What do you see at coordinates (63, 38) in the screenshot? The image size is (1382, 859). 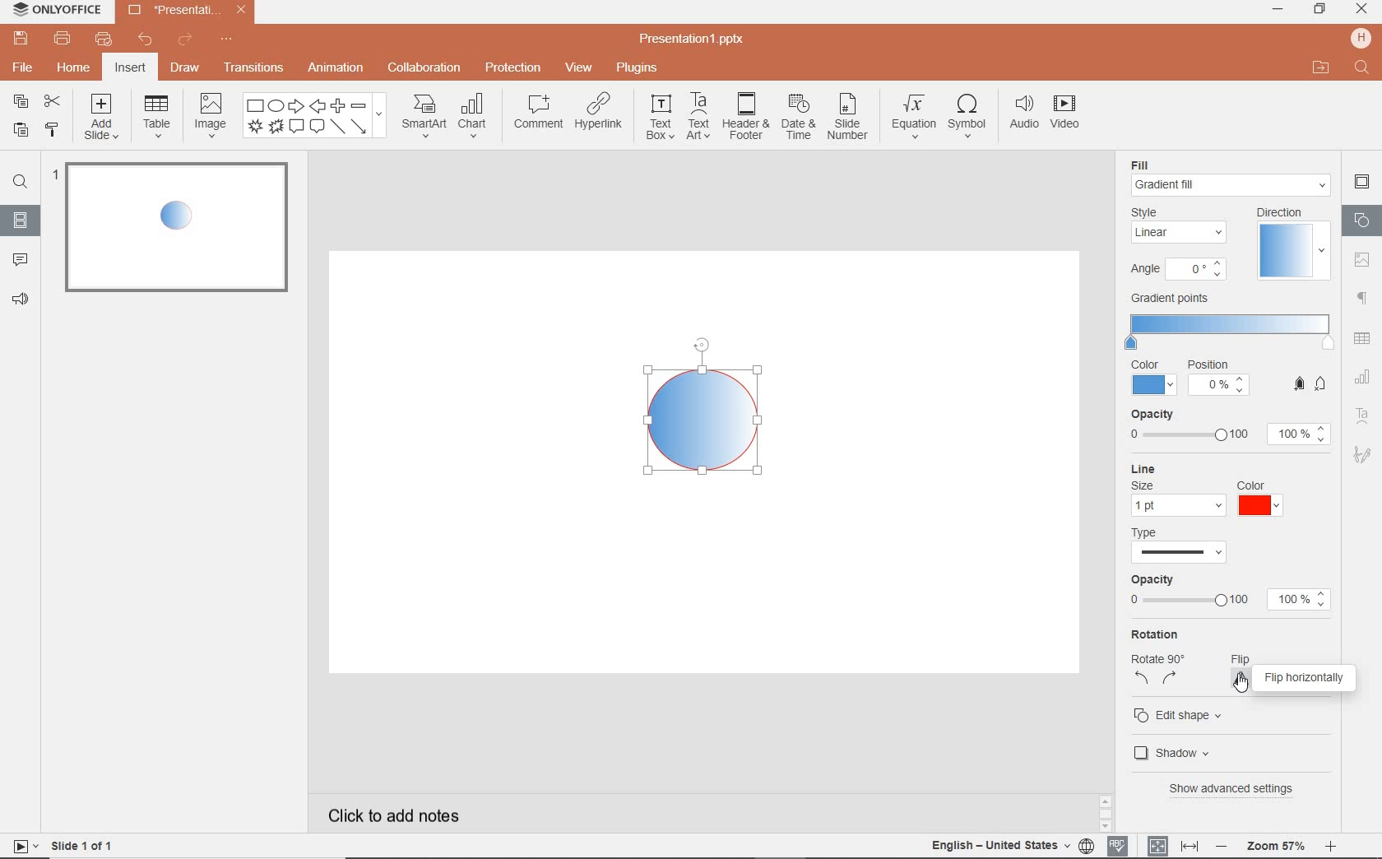 I see `print` at bounding box center [63, 38].